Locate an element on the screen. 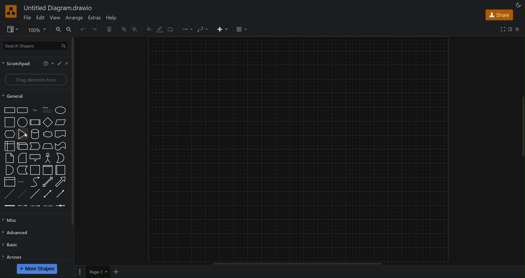  Untitled Diagram.drawio is located at coordinates (59, 8).